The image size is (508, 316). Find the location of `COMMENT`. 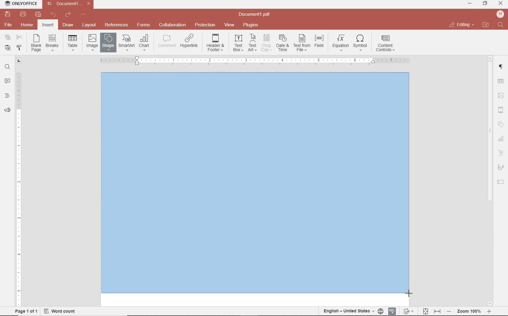

COMMENT is located at coordinates (168, 41).